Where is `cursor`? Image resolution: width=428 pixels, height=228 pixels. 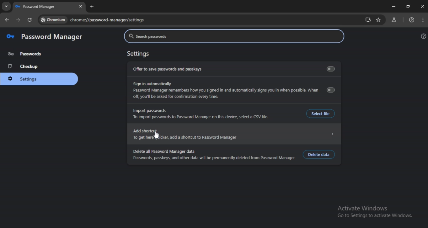
cursor is located at coordinates (156, 135).